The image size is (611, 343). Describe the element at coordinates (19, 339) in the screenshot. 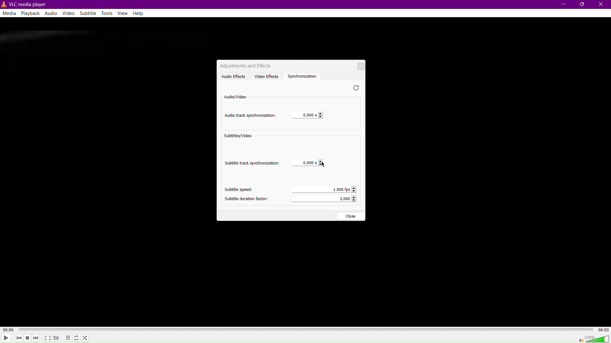

I see `skip back` at that location.